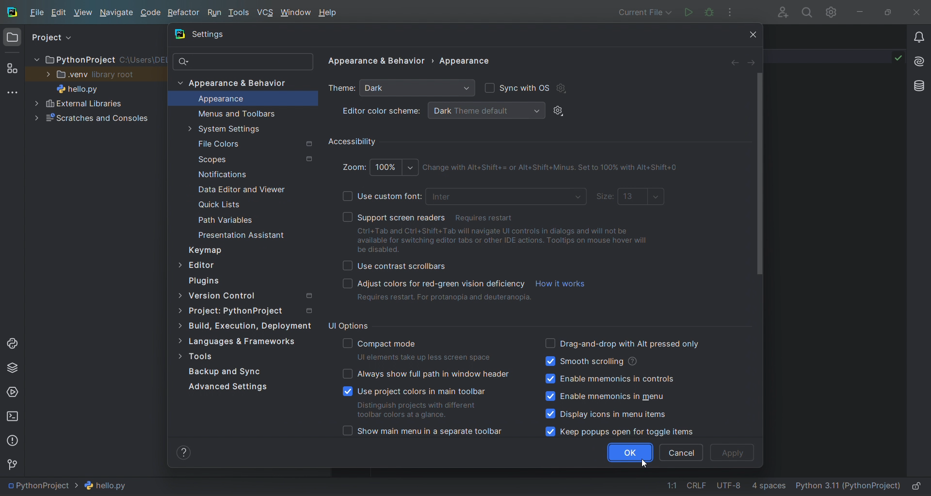 This screenshot has height=496, width=931. I want to click on tools, so click(239, 12).